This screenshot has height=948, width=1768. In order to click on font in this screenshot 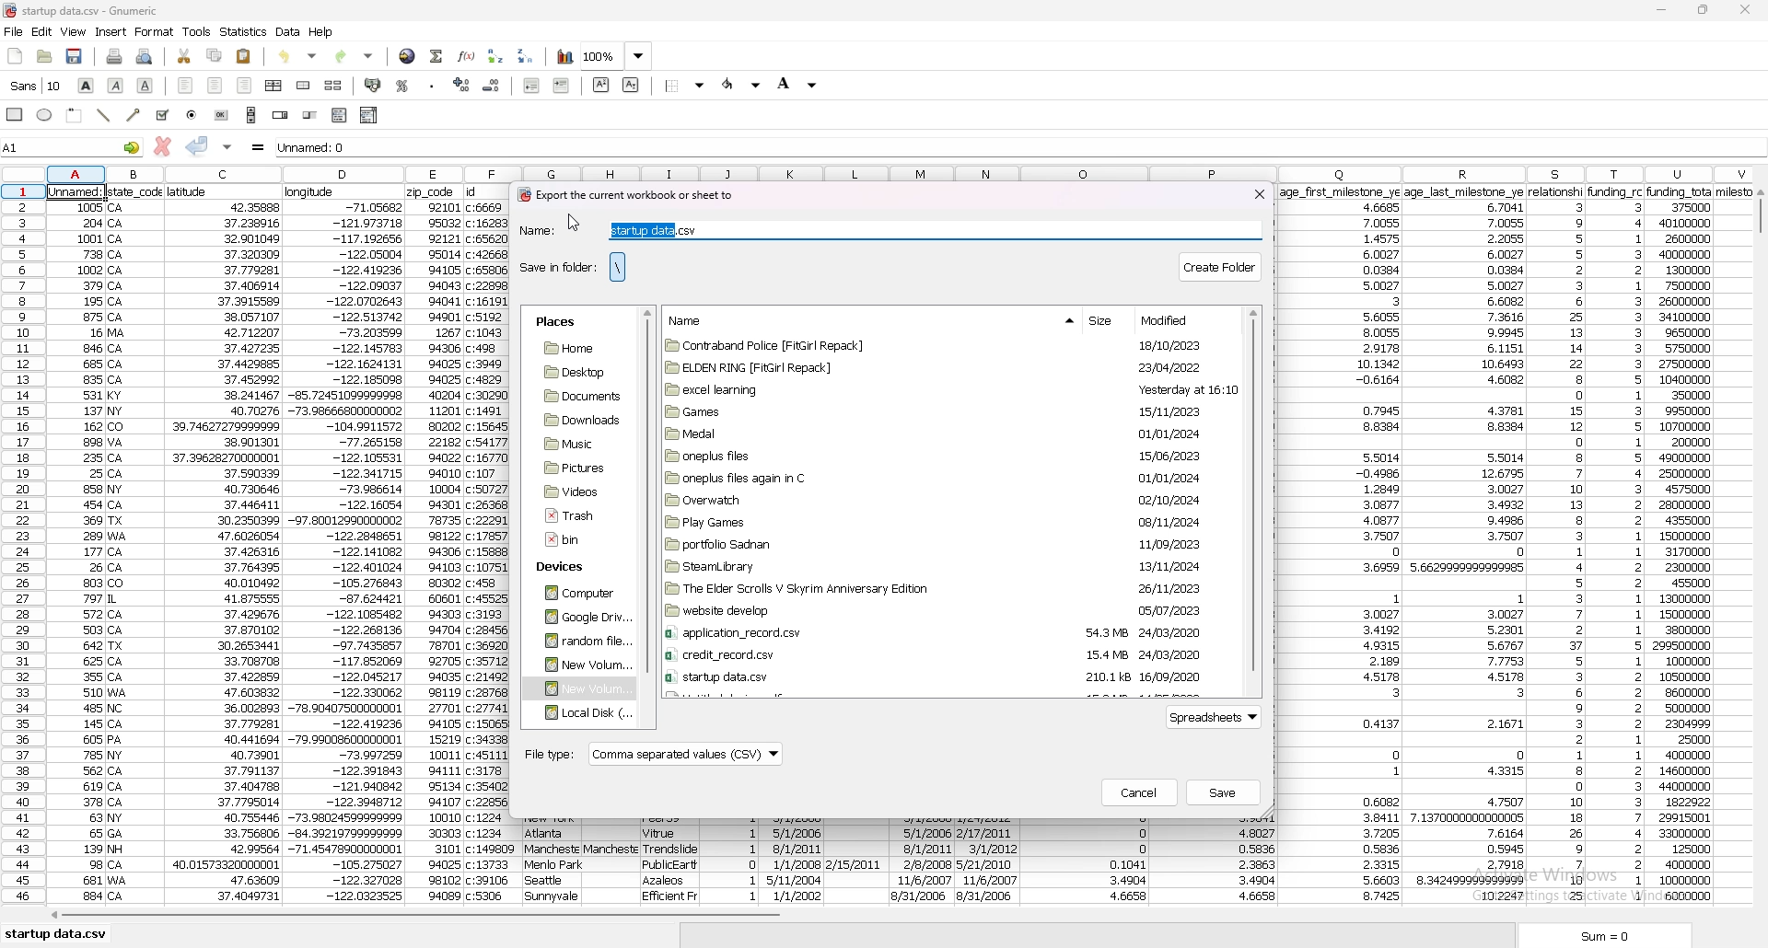, I will do `click(36, 86)`.